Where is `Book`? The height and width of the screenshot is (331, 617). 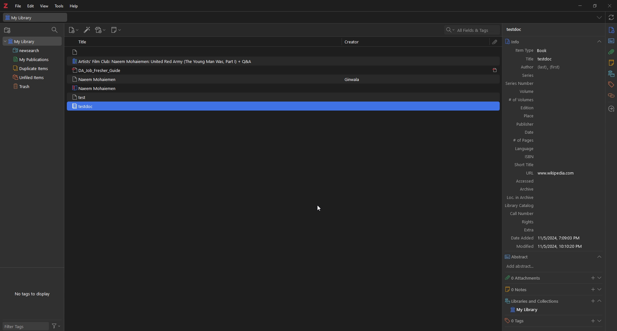 Book is located at coordinates (544, 50).